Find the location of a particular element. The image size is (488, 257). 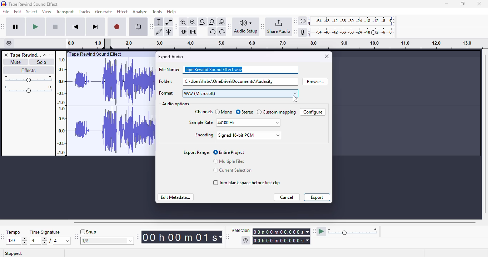

select is located at coordinates (32, 11).